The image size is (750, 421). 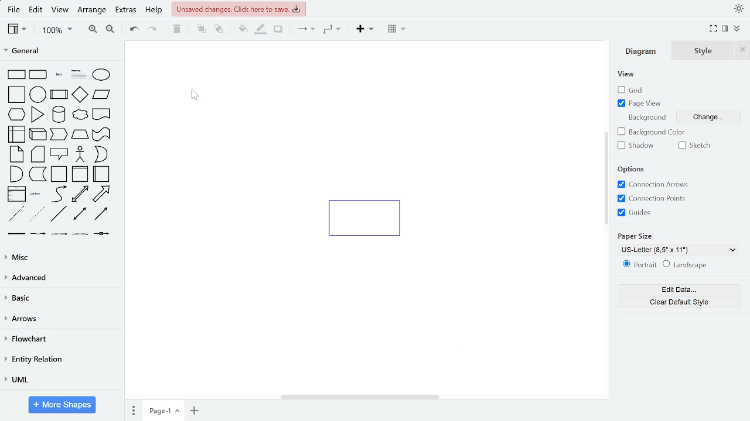 What do you see at coordinates (193, 96) in the screenshot?
I see `Cursor` at bounding box center [193, 96].